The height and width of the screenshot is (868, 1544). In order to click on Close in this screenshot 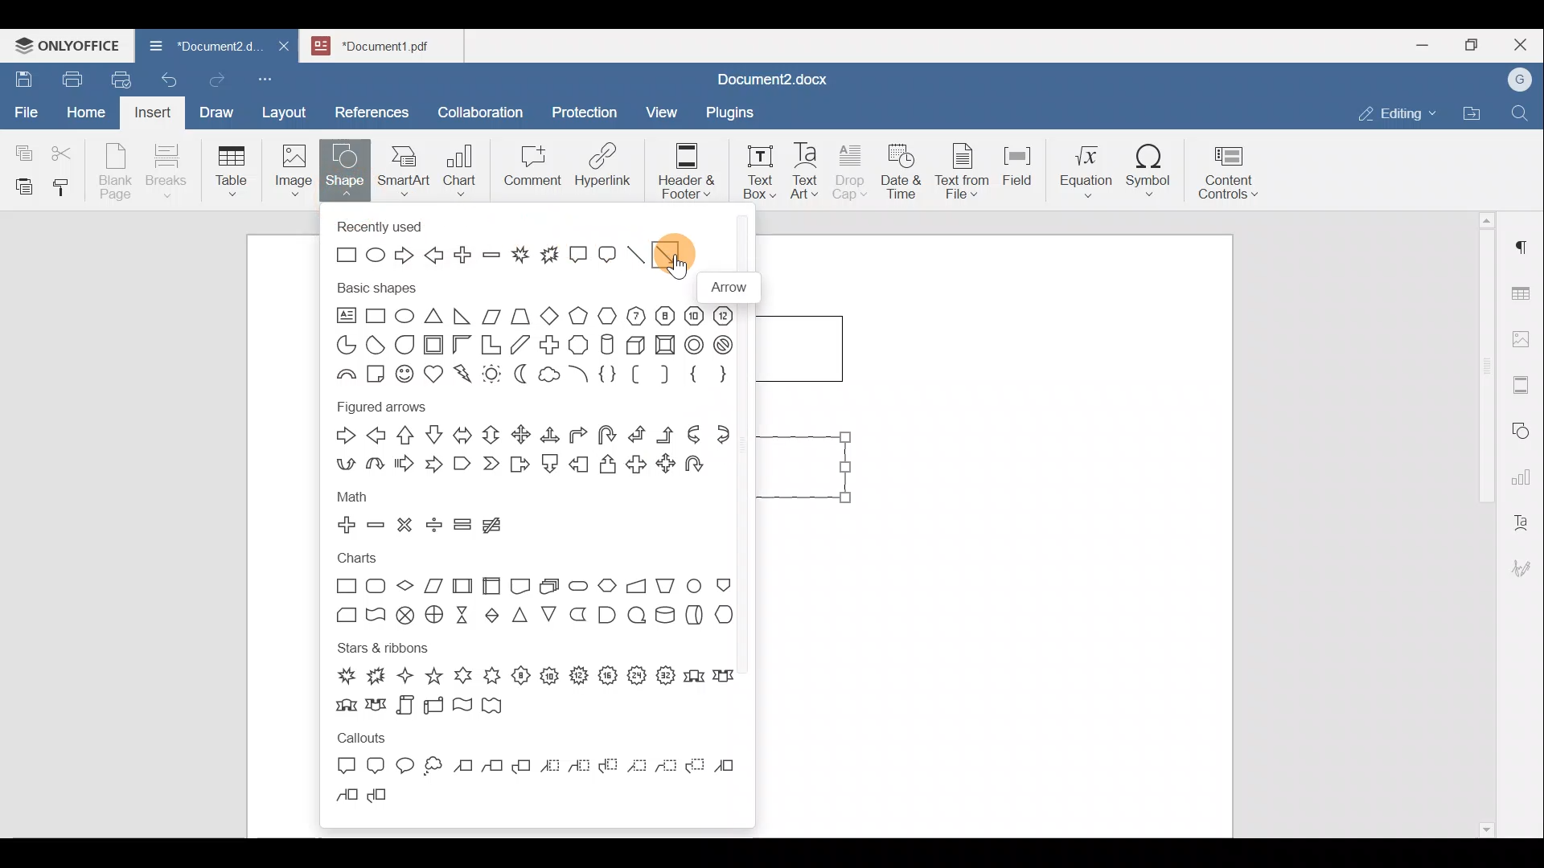, I will do `click(1523, 46)`.